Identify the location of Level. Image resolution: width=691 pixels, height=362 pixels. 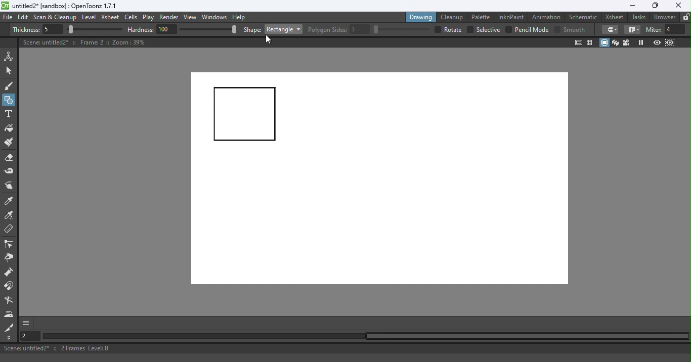
(89, 18).